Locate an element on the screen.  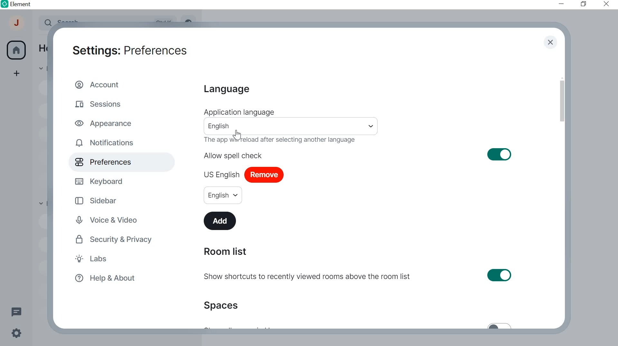
APPEARANCE is located at coordinates (107, 123).